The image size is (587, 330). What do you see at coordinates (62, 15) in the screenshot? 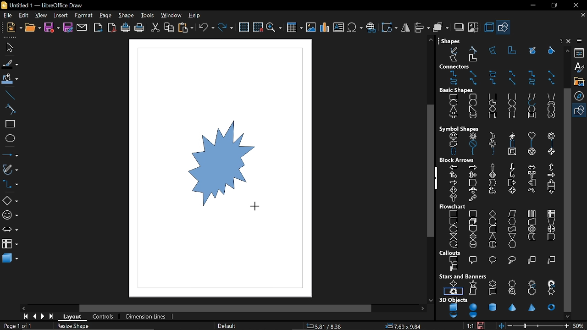
I see `insert` at bounding box center [62, 15].